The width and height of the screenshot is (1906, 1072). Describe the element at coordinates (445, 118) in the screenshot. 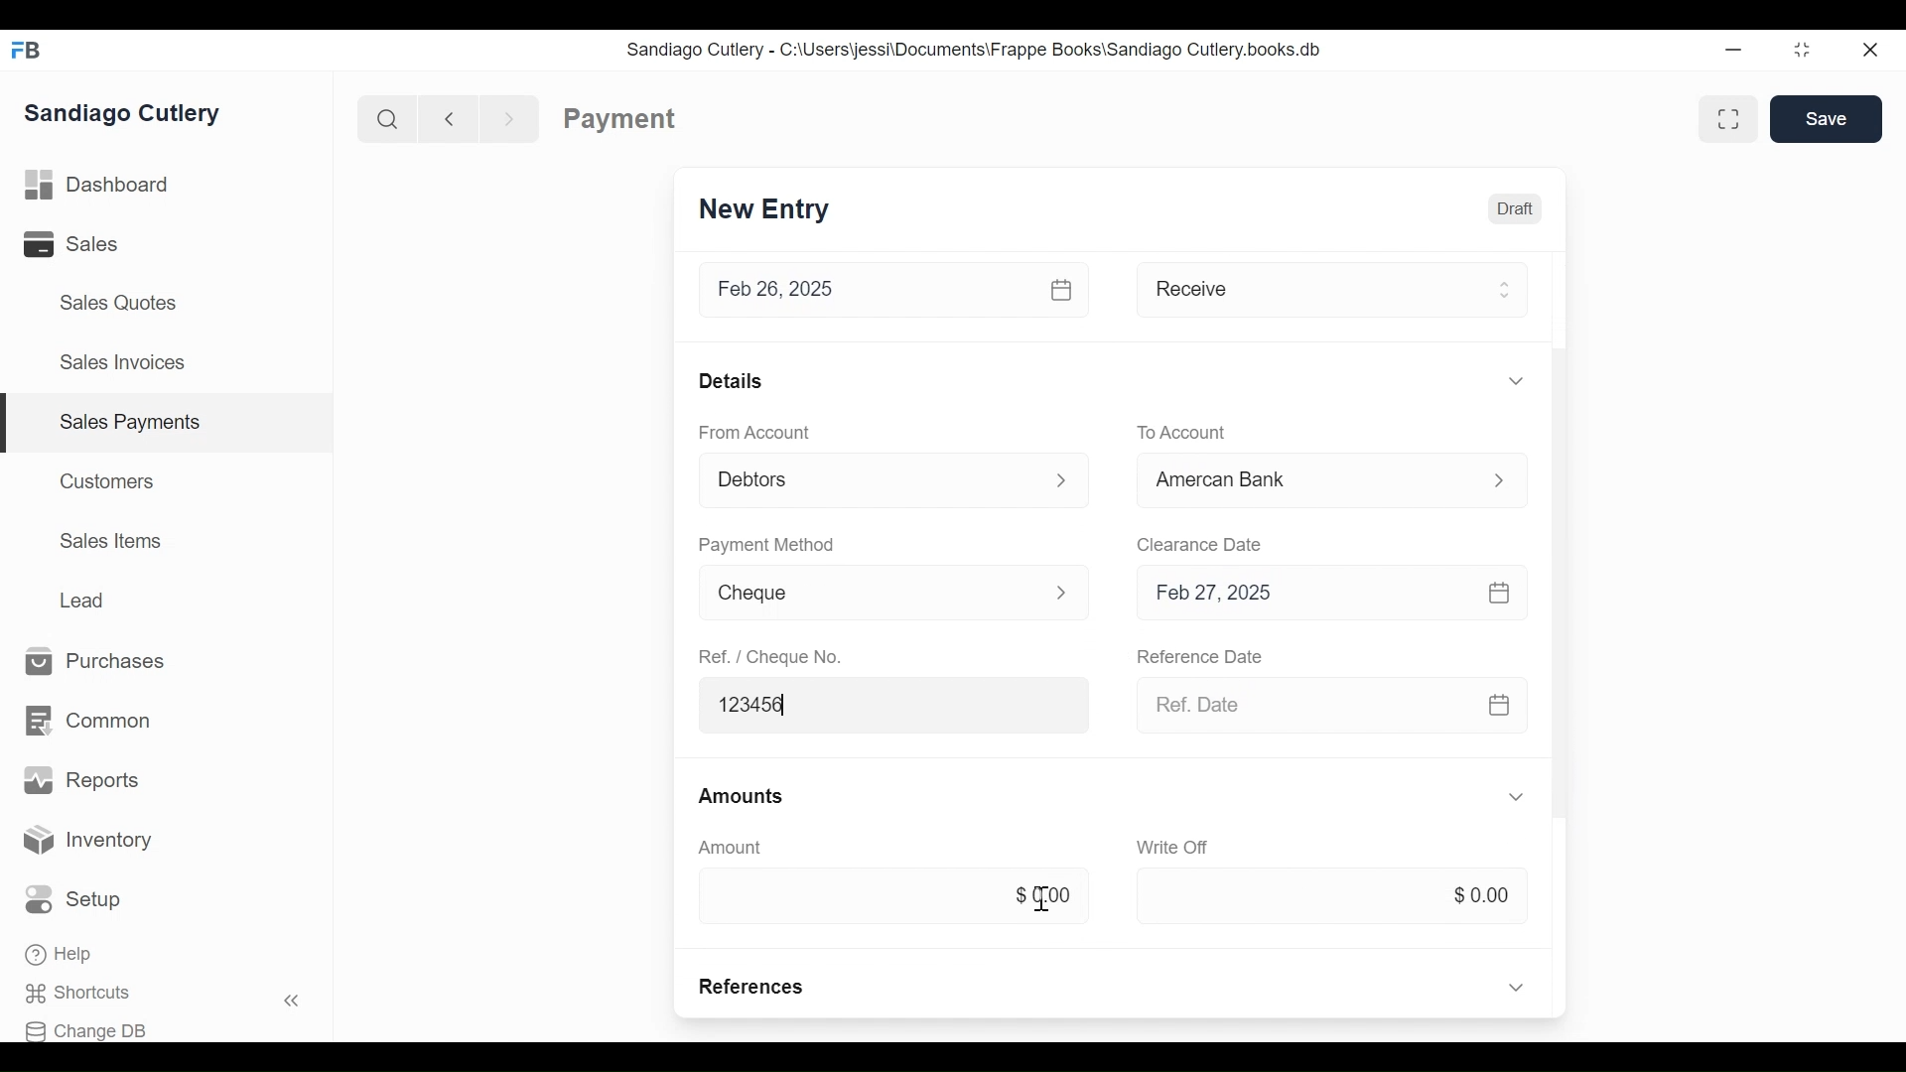

I see `Navigate Back` at that location.